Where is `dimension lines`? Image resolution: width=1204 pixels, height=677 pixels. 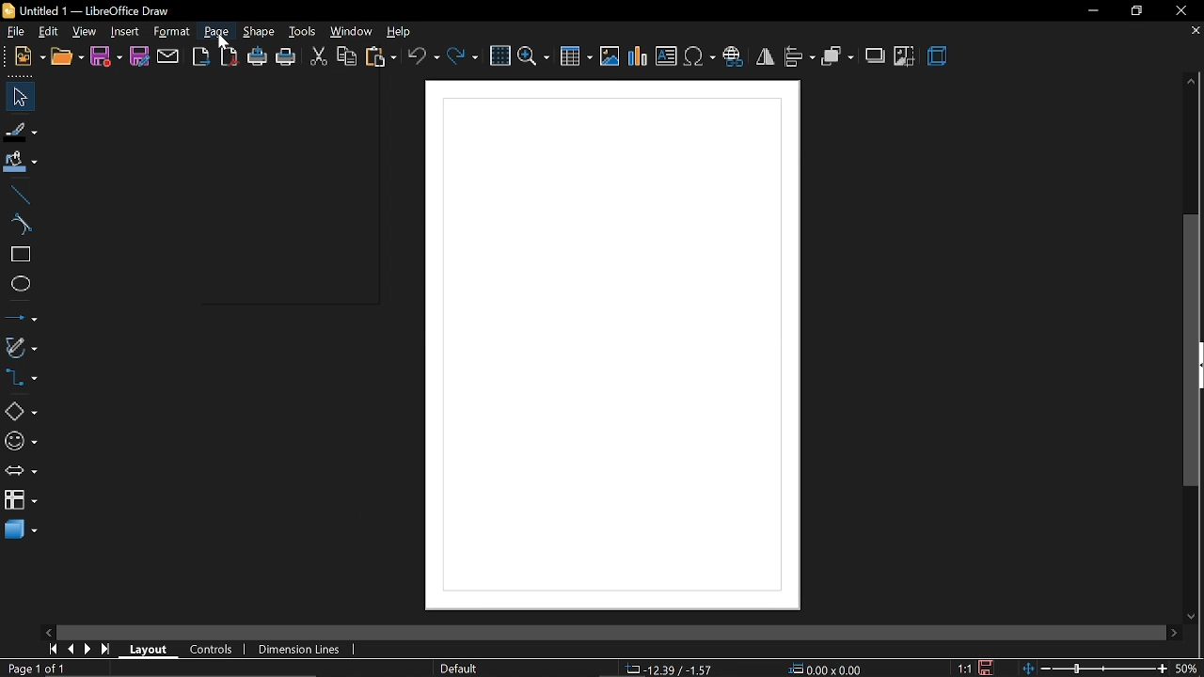
dimension lines is located at coordinates (297, 649).